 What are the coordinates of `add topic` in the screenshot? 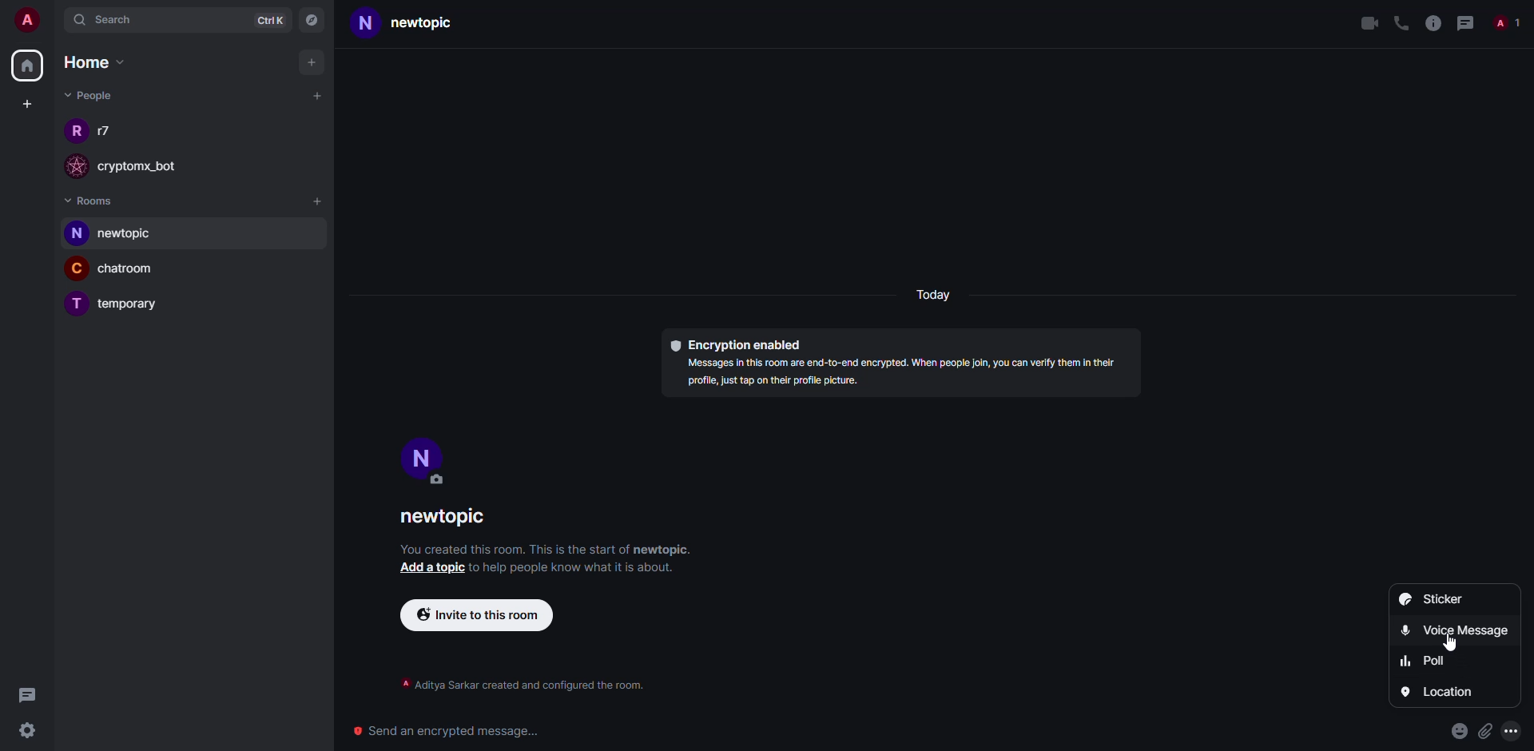 It's located at (432, 568).